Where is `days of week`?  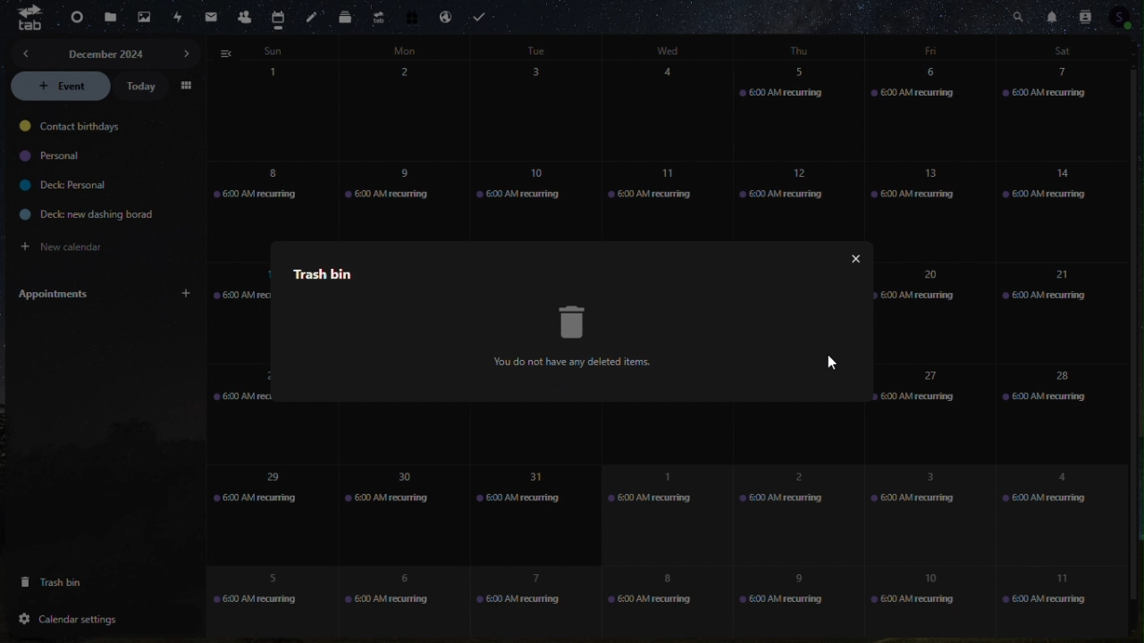 days of week is located at coordinates (668, 49).